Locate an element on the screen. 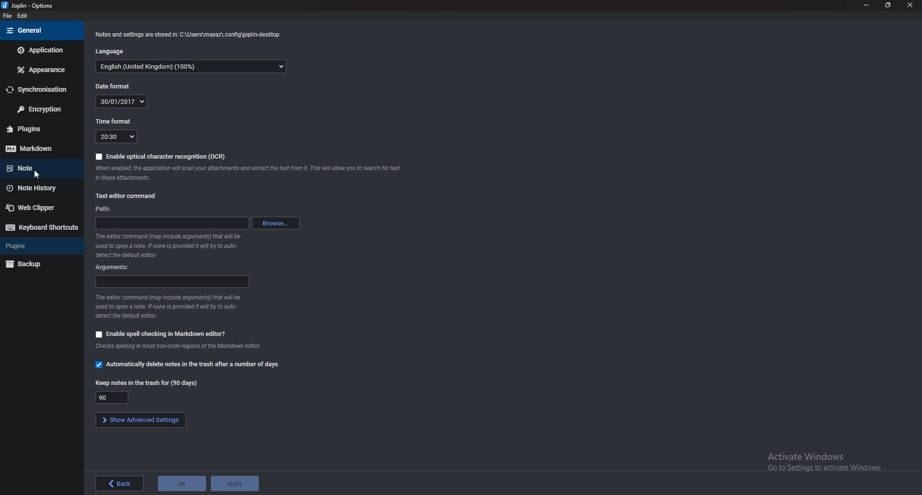 This screenshot has height=495, width=922. Note history is located at coordinates (37, 188).